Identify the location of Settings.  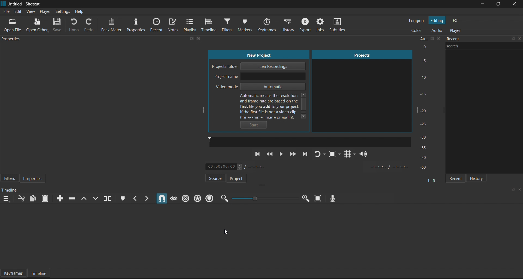
(63, 11).